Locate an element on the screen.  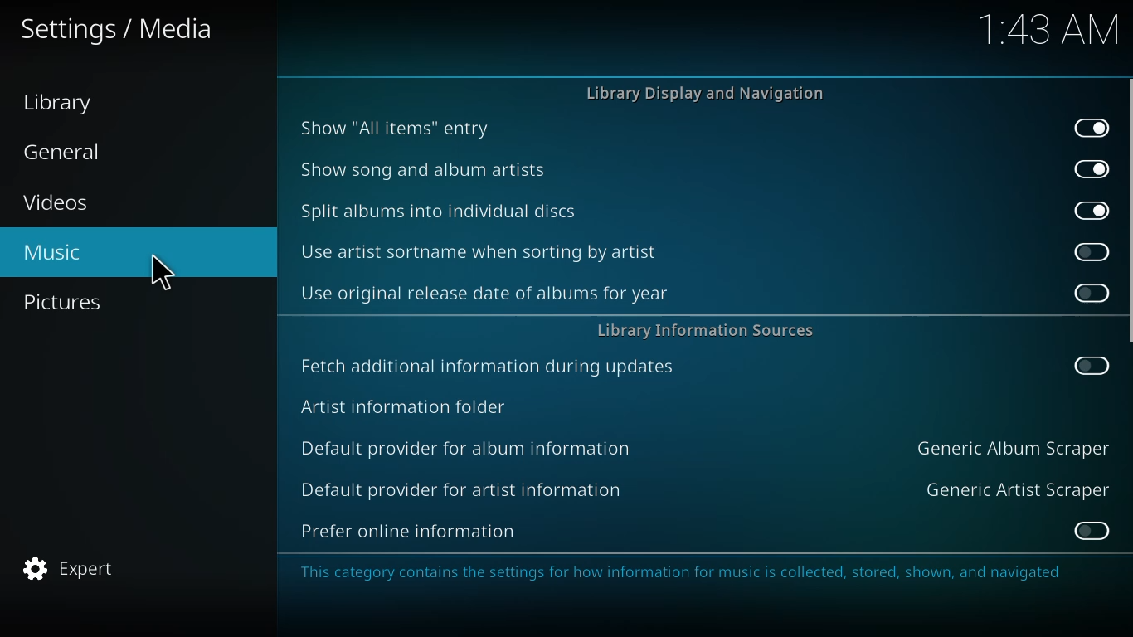
general is located at coordinates (71, 151).